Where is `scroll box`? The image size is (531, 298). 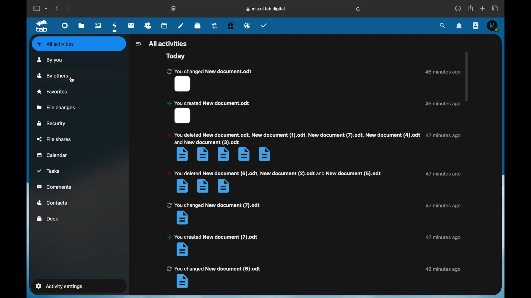 scroll box is located at coordinates (467, 76).